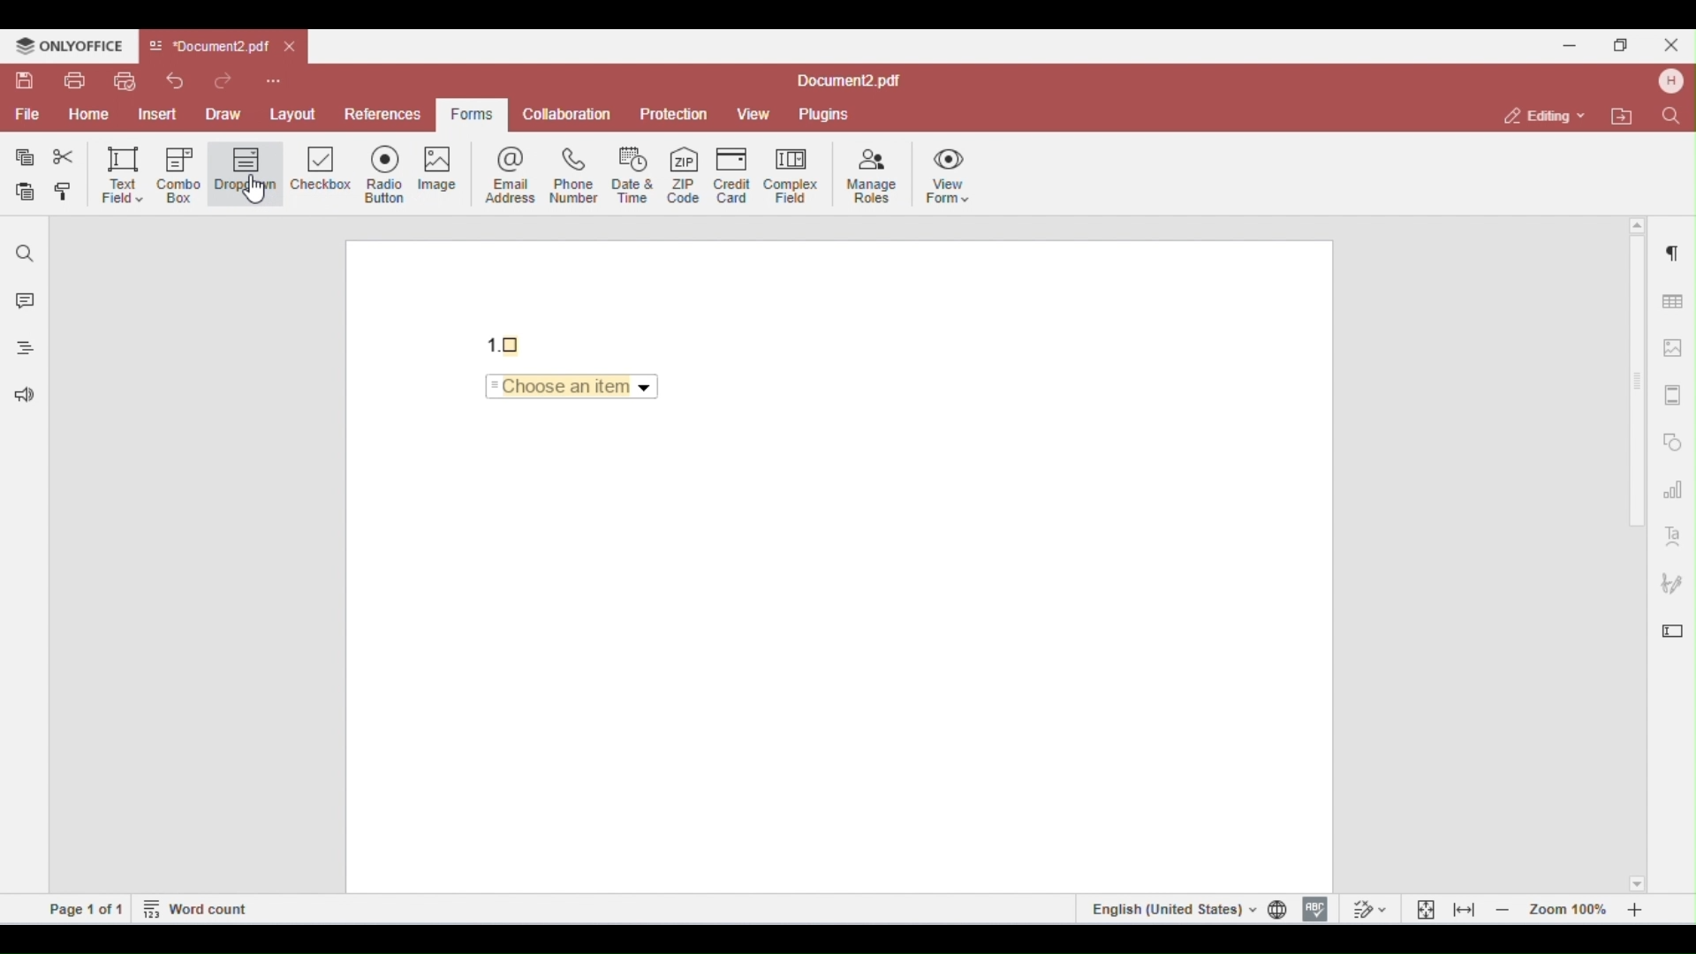 This screenshot has height=954, width=1696. What do you see at coordinates (1673, 626) in the screenshot?
I see `form settings` at bounding box center [1673, 626].